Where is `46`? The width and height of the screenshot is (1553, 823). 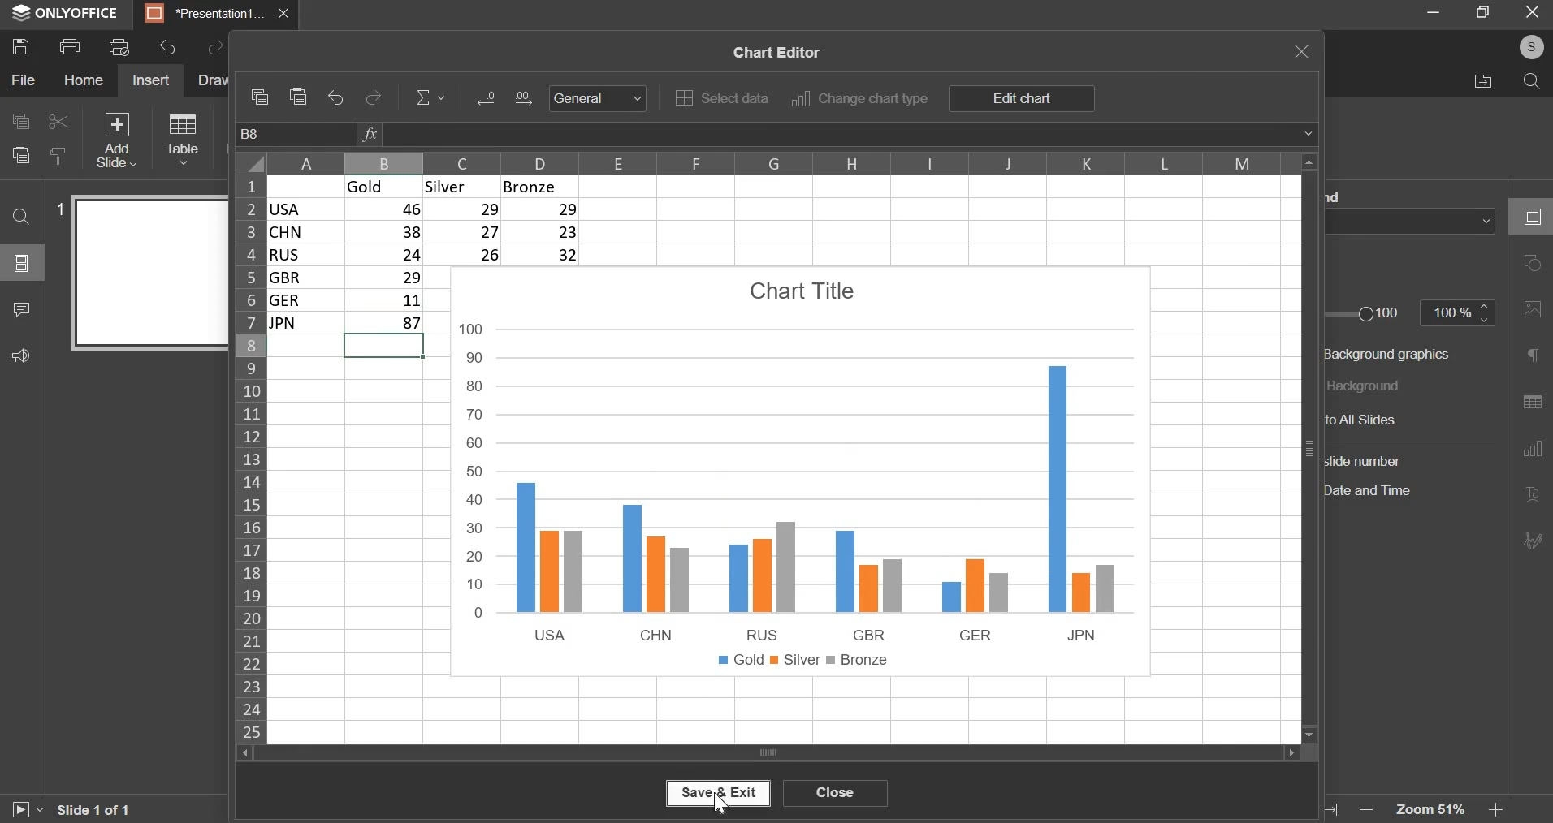 46 is located at coordinates (387, 211).